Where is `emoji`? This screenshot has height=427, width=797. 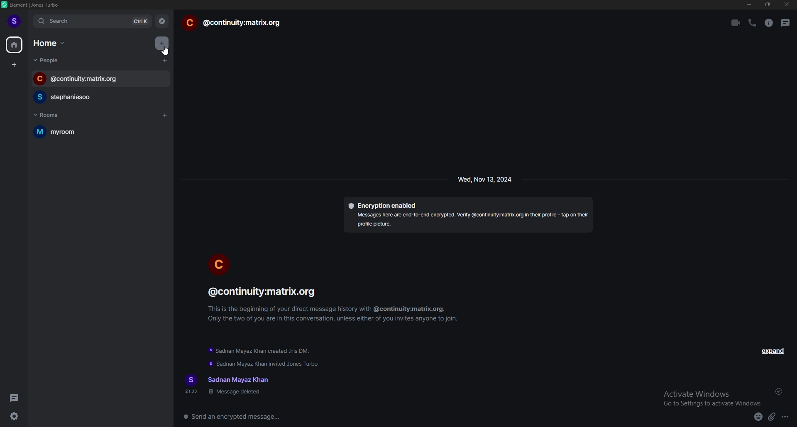 emoji is located at coordinates (758, 417).